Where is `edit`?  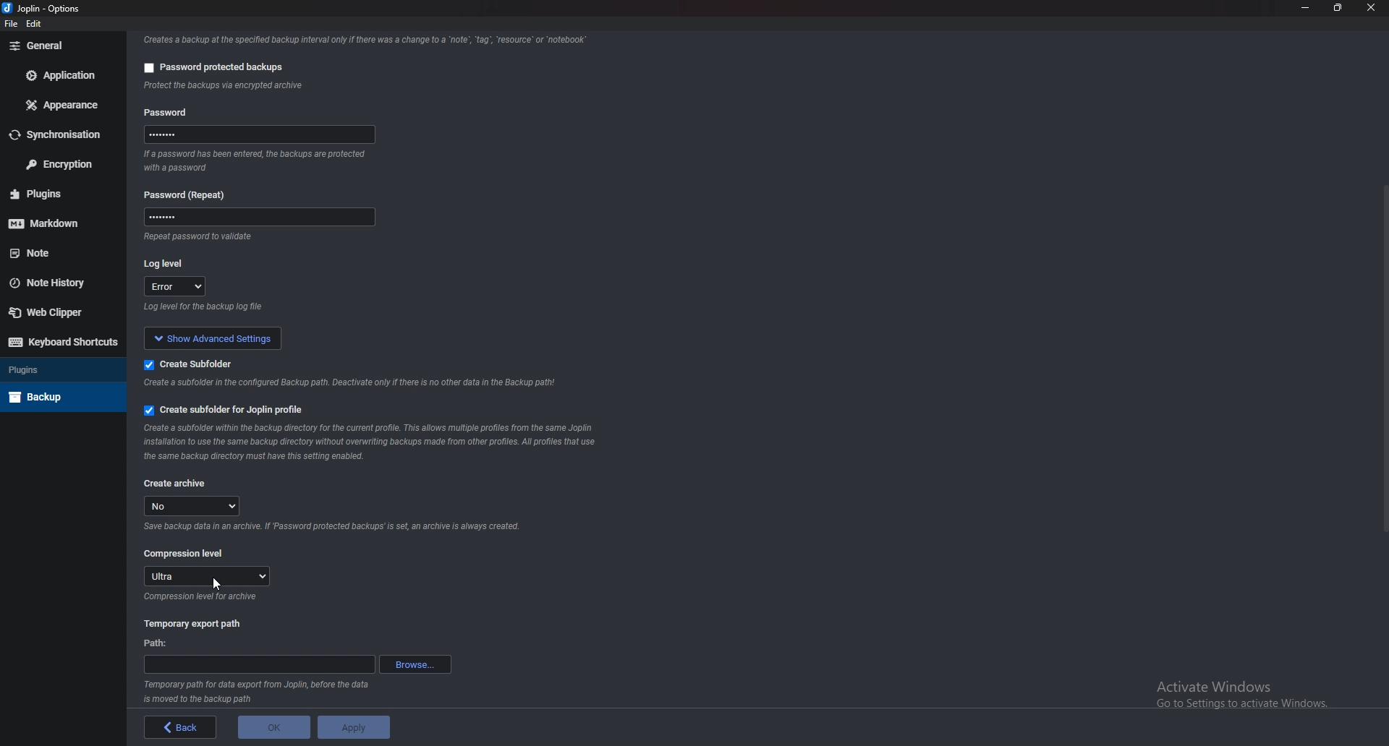 edit is located at coordinates (35, 25).